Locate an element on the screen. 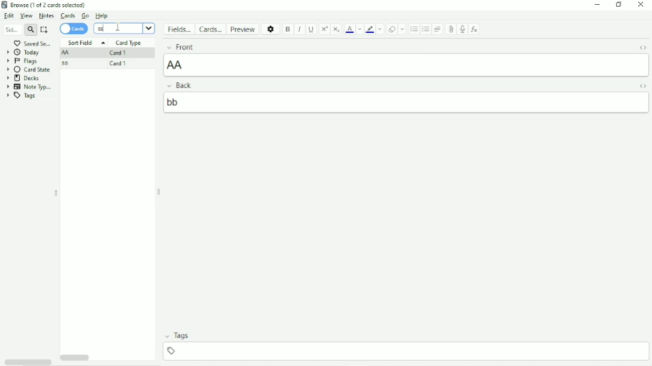  Attach picture/audio/video is located at coordinates (451, 29).